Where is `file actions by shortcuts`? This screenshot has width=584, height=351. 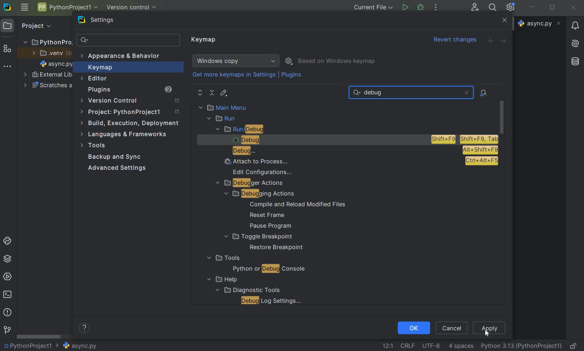 file actions by shortcuts is located at coordinates (484, 93).